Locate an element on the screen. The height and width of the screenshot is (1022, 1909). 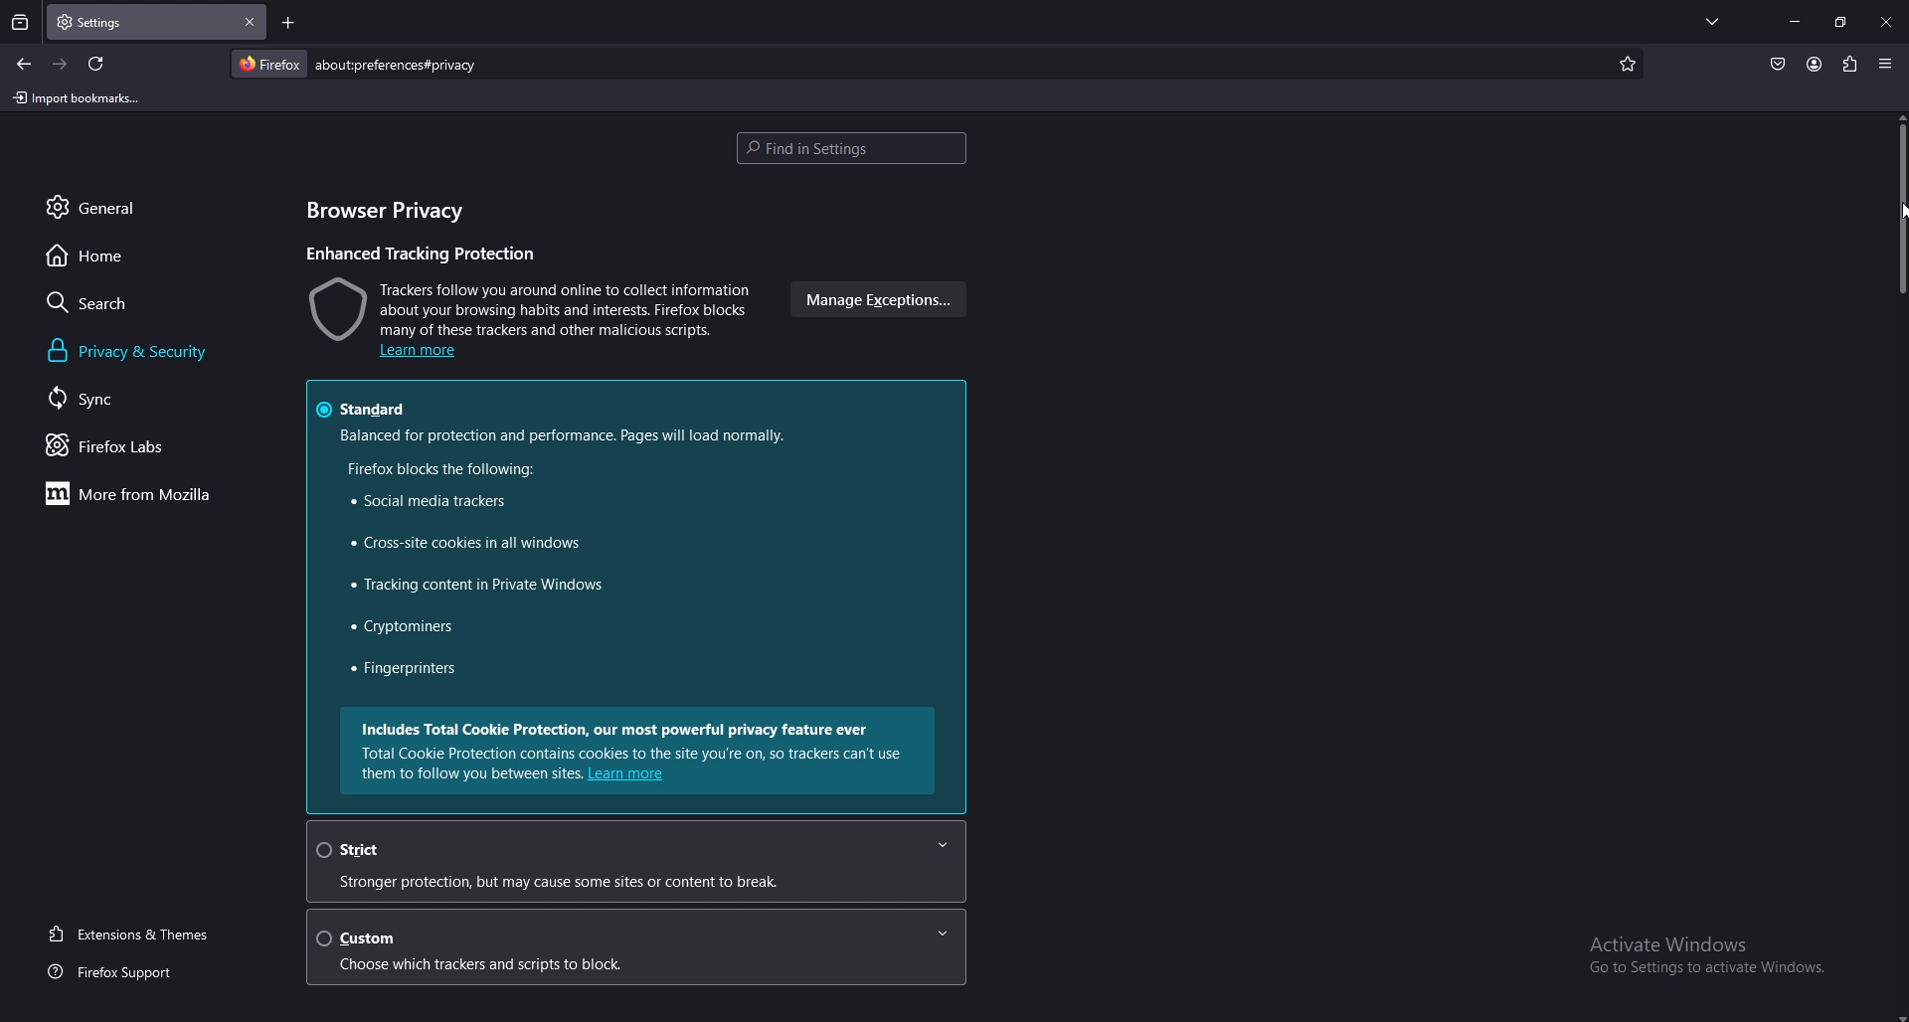
refresh is located at coordinates (97, 64).